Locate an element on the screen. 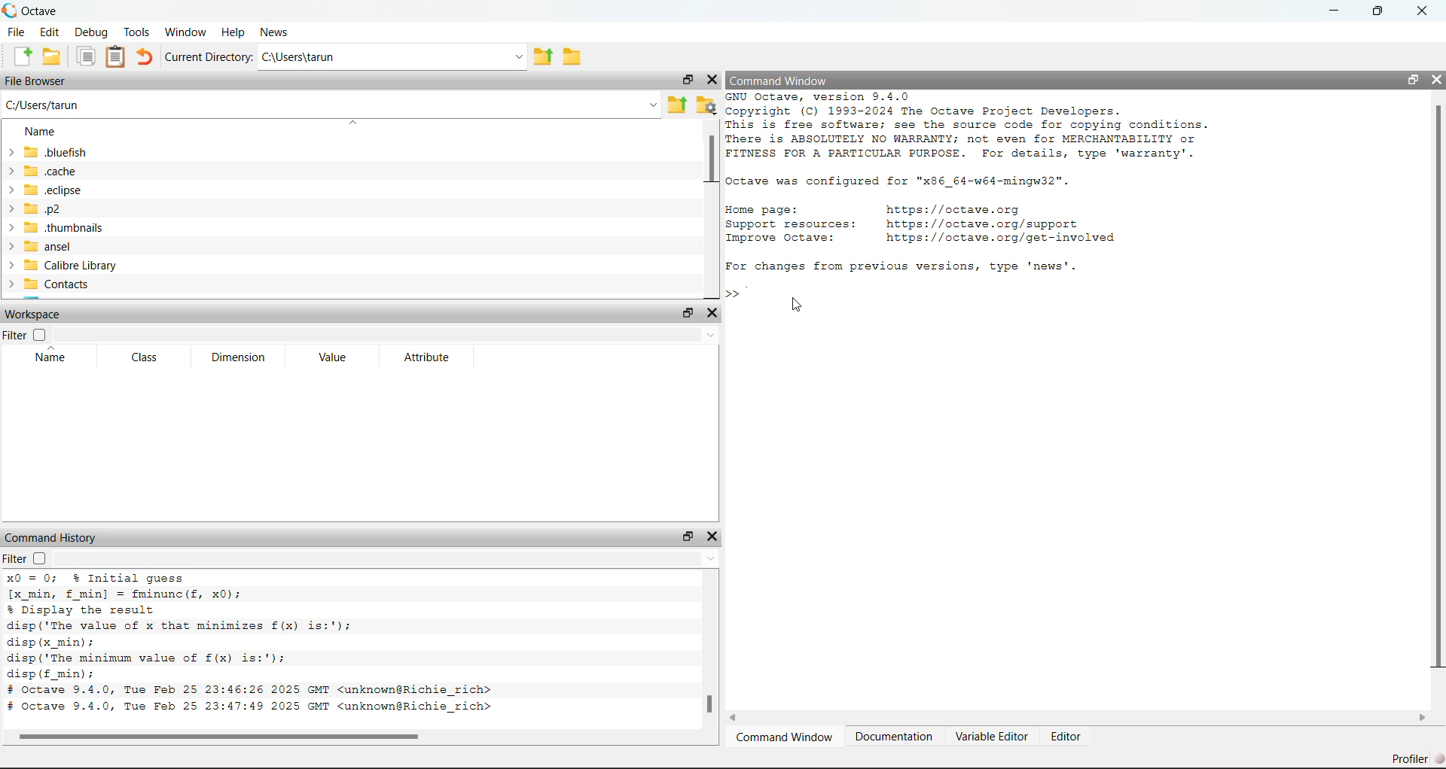 The image size is (1446, 769). Close is located at coordinates (714, 78).